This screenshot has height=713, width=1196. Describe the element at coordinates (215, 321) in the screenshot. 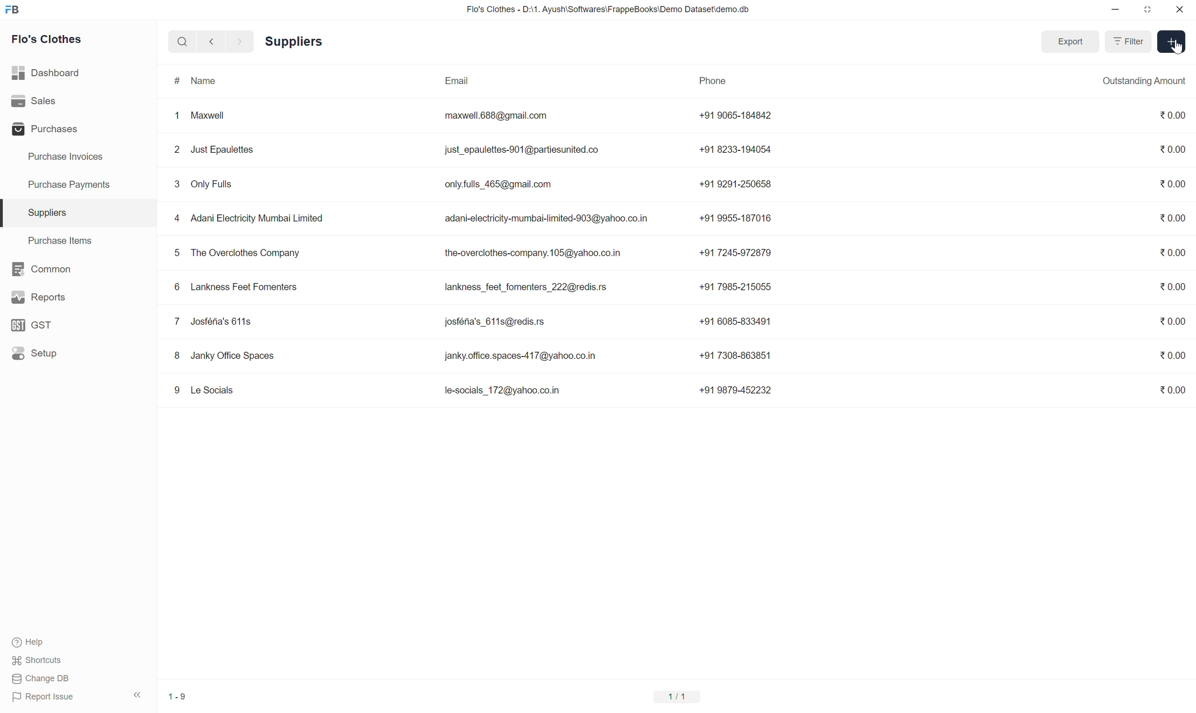

I see `7 Josféna's 611s` at that location.